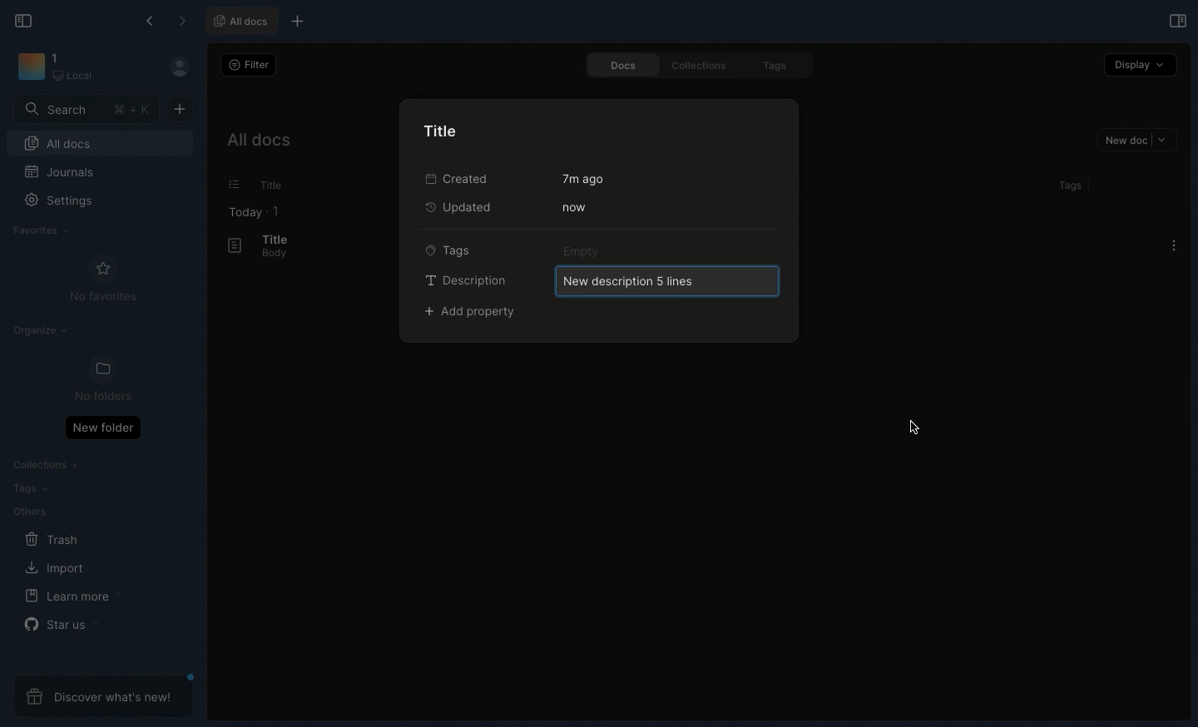  What do you see at coordinates (30, 67) in the screenshot?
I see `Icon` at bounding box center [30, 67].